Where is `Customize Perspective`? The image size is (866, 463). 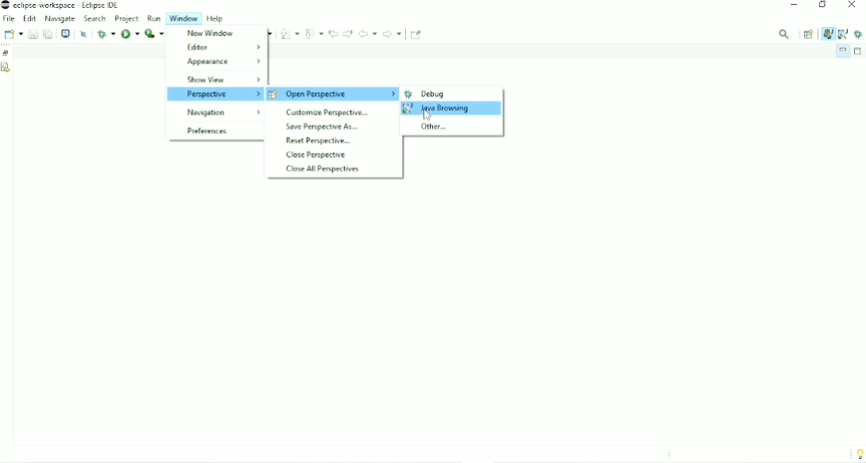
Customize Perspective is located at coordinates (327, 113).